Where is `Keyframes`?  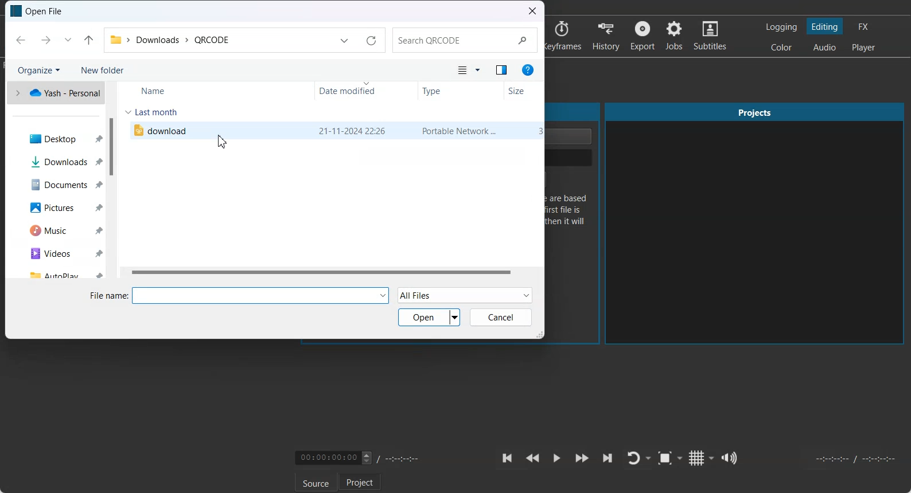 Keyframes is located at coordinates (564, 35).